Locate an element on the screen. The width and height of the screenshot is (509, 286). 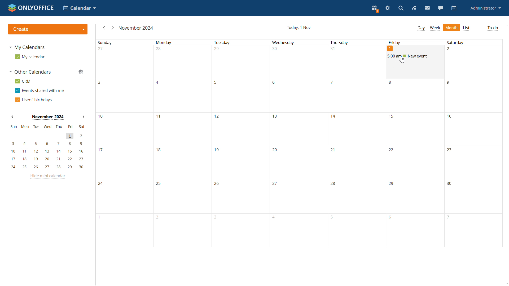
Saturdays is located at coordinates (472, 144).